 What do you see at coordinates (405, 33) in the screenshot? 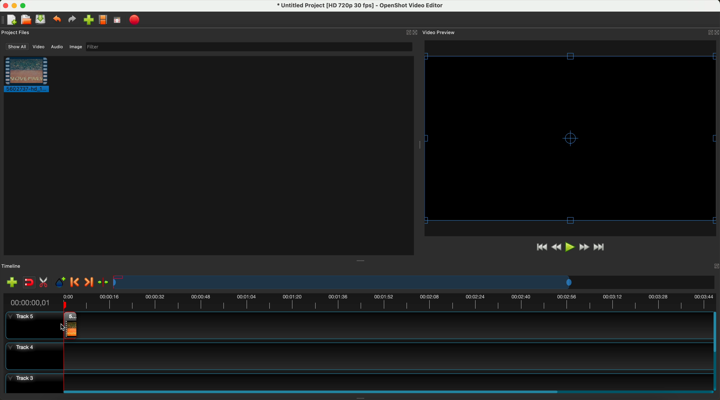
I see `minimize` at bounding box center [405, 33].